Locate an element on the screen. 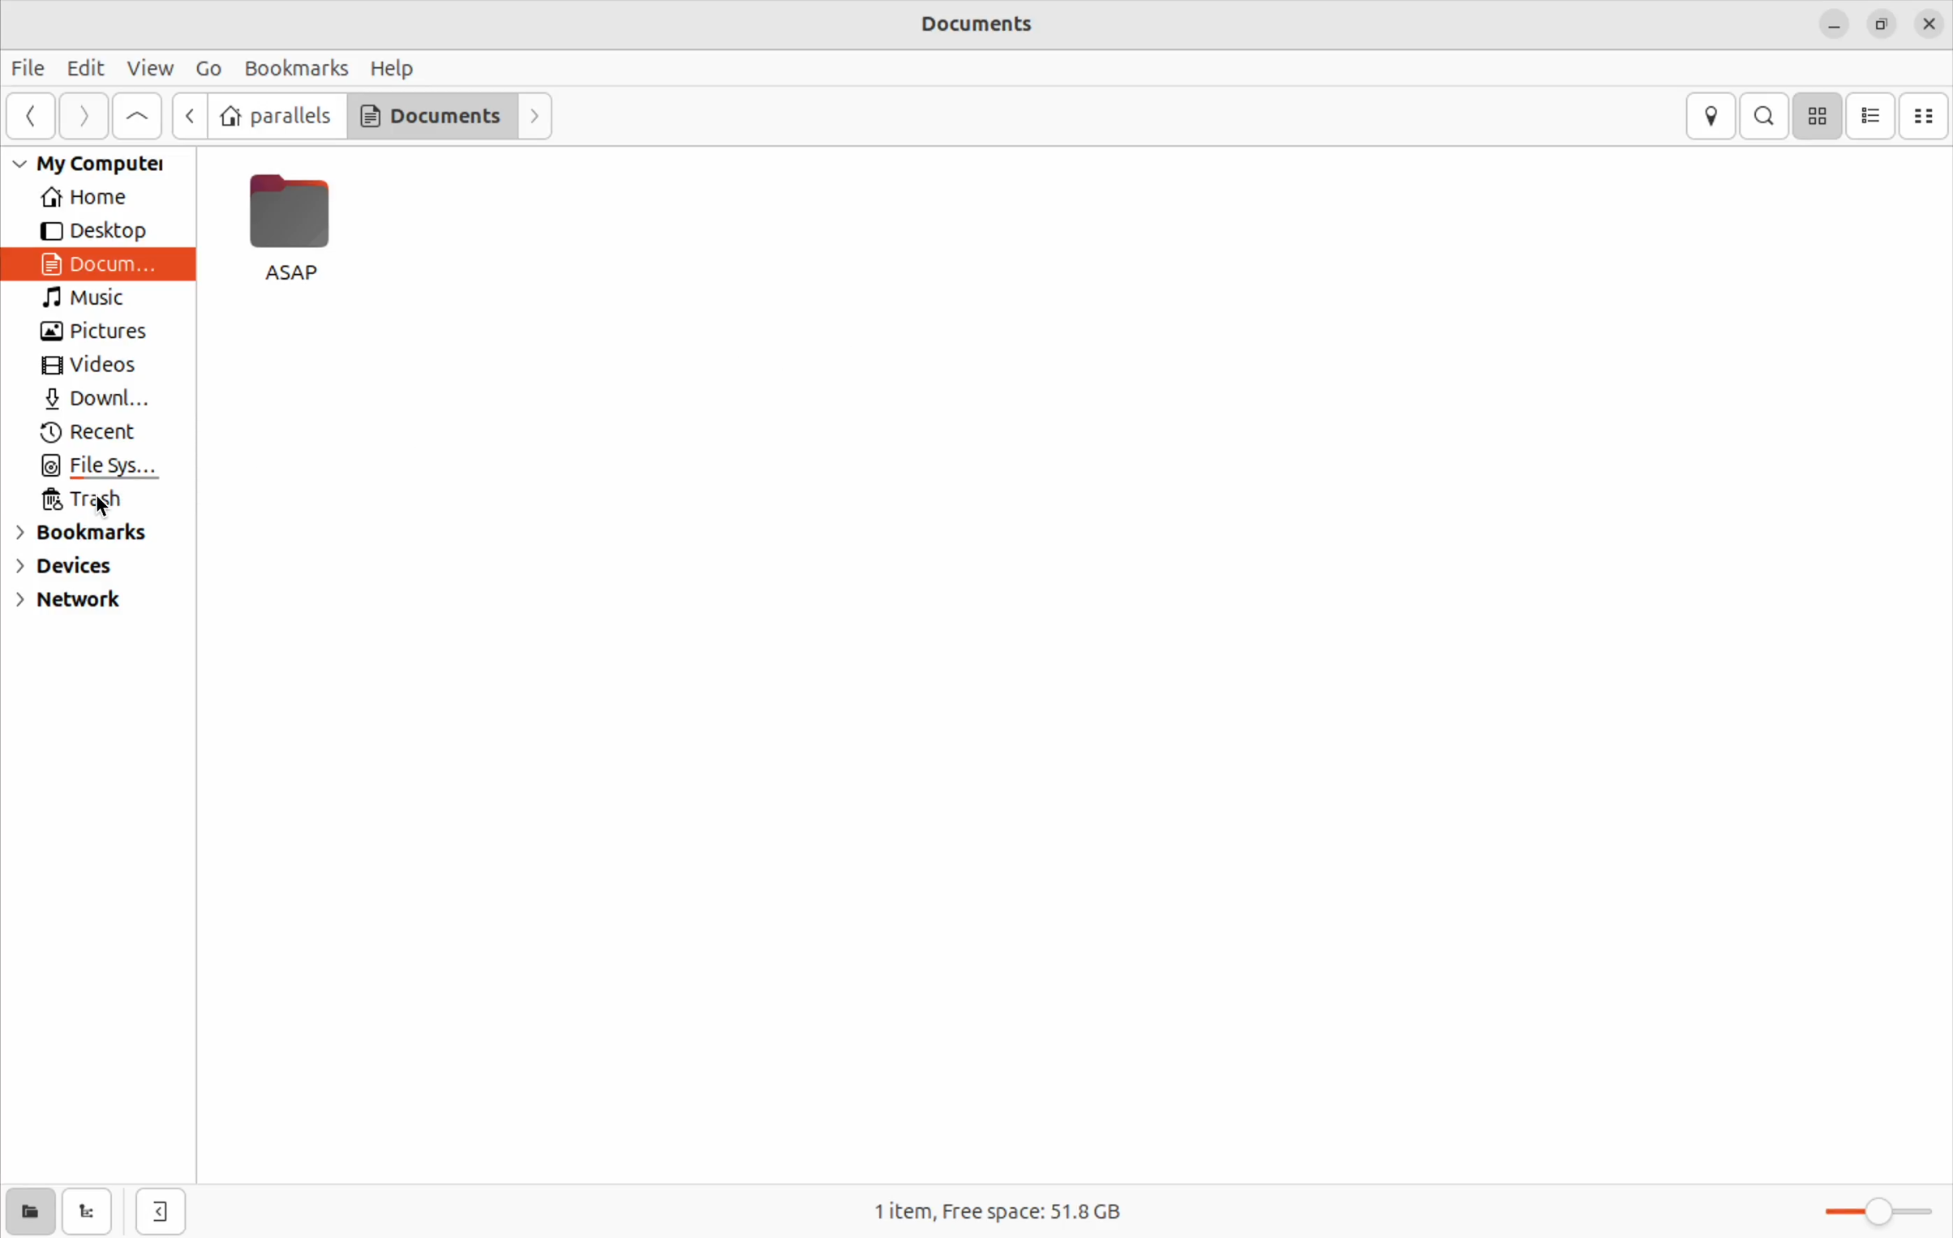 The width and height of the screenshot is (1953, 1238). Downloads is located at coordinates (97, 403).